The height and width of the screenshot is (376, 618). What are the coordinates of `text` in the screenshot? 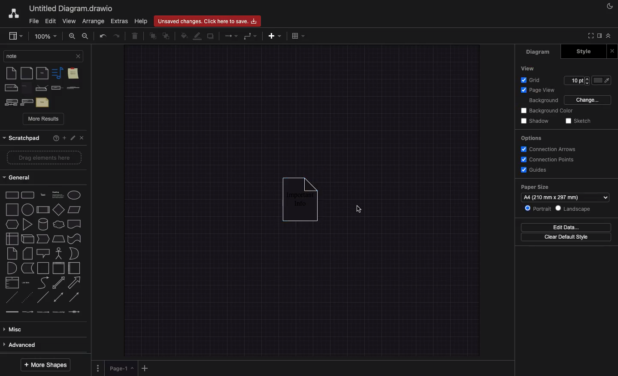 It's located at (43, 194).